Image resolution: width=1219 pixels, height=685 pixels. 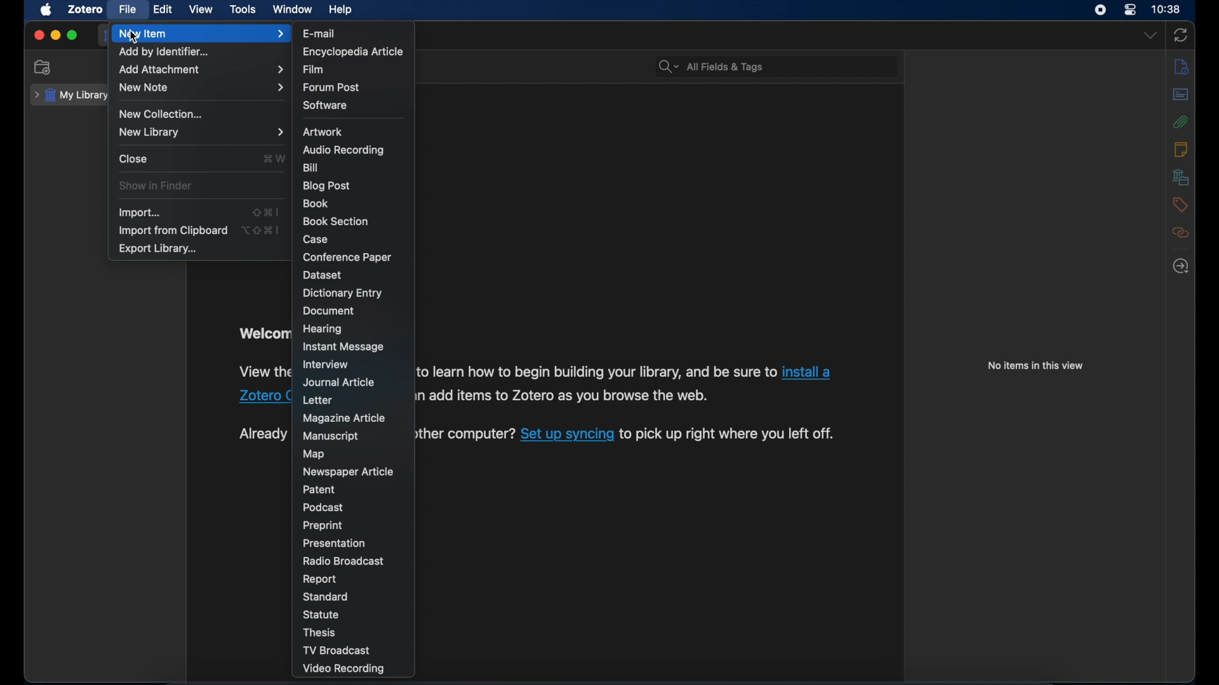 What do you see at coordinates (1181, 233) in the screenshot?
I see `related` at bounding box center [1181, 233].